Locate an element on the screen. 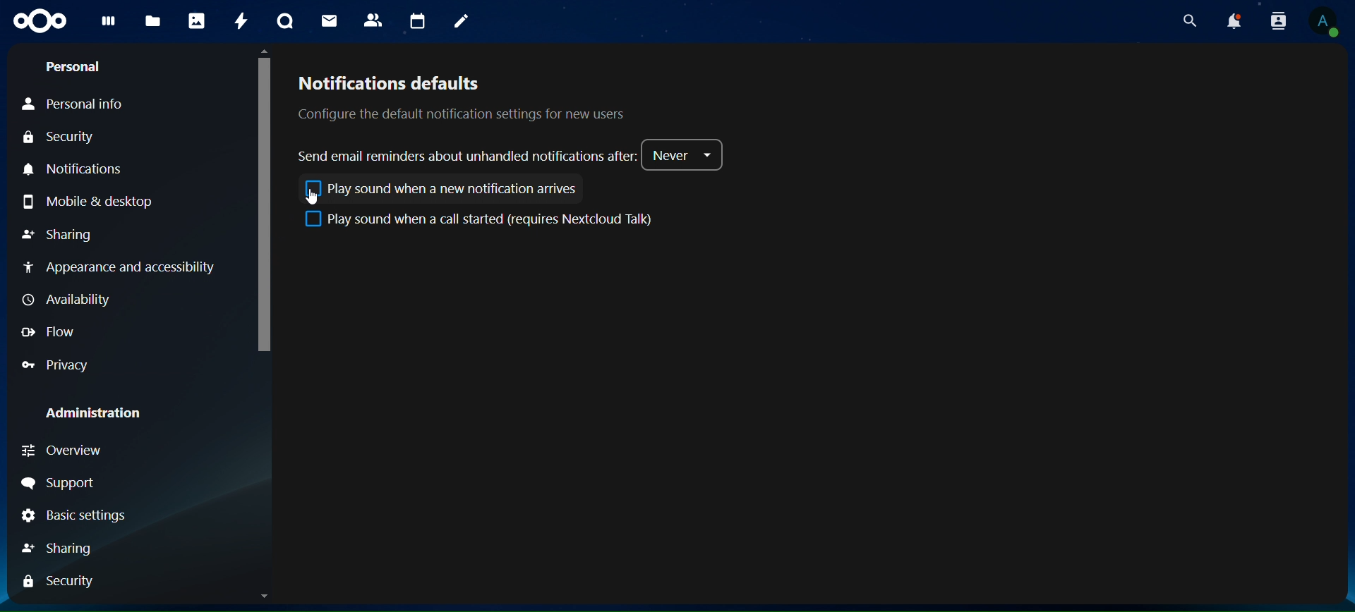 The width and height of the screenshot is (1355, 612). View Profile is located at coordinates (1325, 22).